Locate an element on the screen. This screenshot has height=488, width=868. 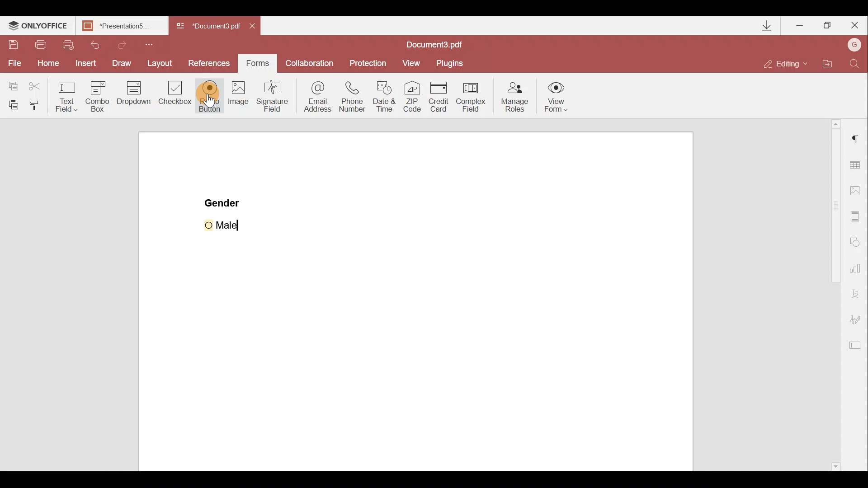
Maximize is located at coordinates (828, 24).